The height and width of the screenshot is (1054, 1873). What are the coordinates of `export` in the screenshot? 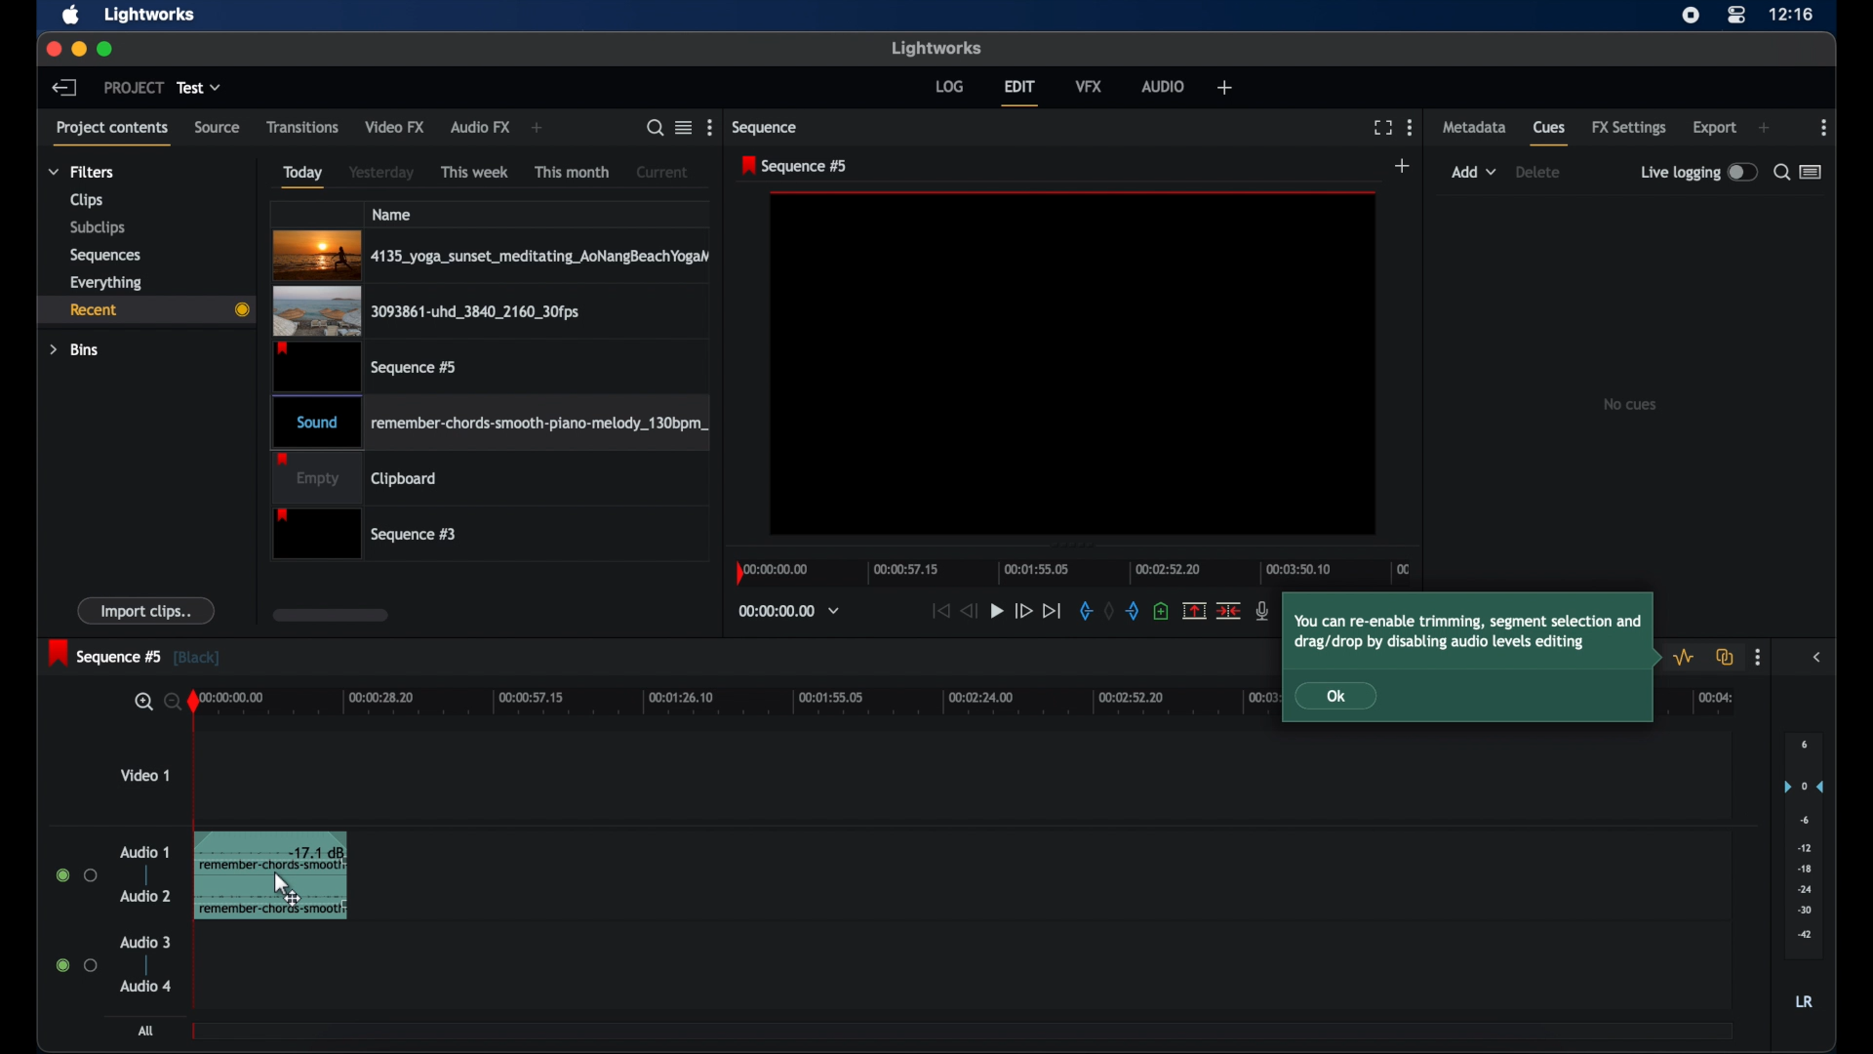 It's located at (1715, 128).